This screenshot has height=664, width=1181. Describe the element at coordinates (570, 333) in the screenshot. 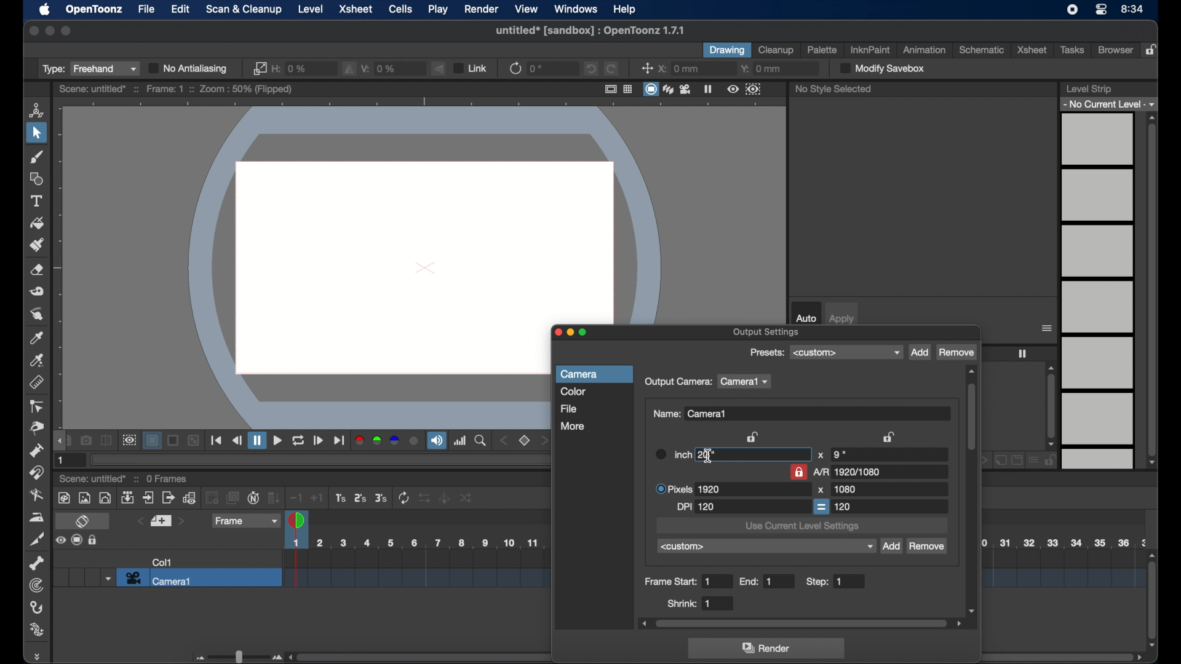

I see `minimize` at that location.